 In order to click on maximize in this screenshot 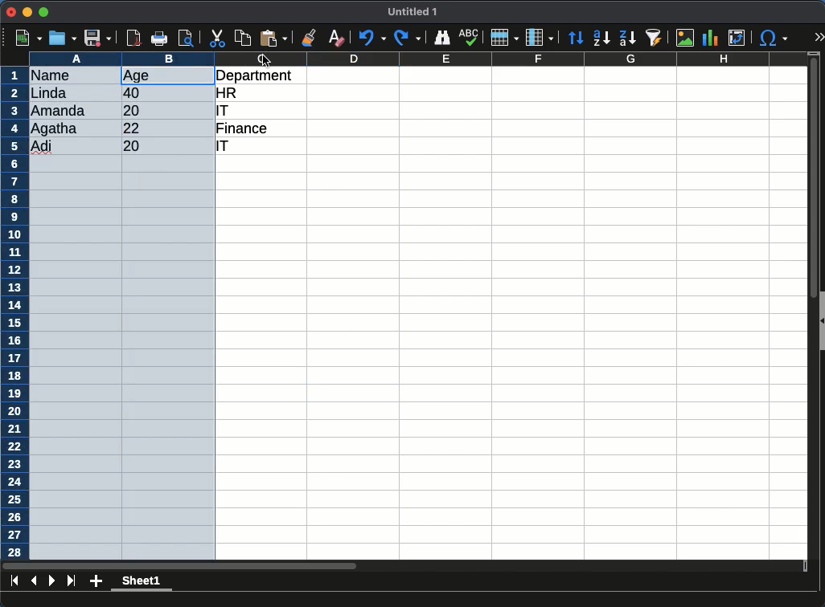, I will do `click(45, 11)`.